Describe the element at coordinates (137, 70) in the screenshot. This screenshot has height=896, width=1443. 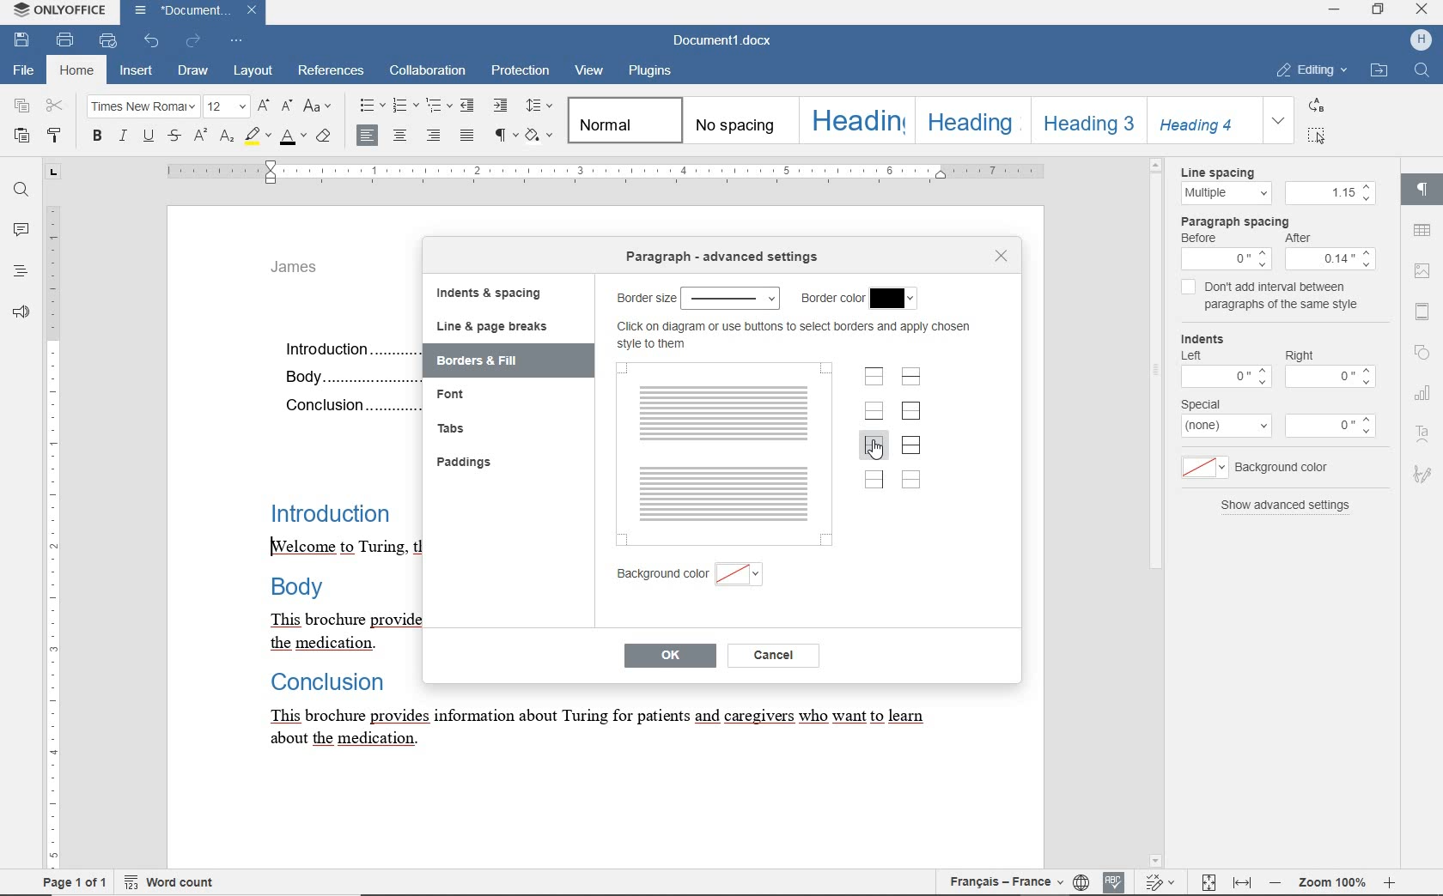
I see `insert` at that location.